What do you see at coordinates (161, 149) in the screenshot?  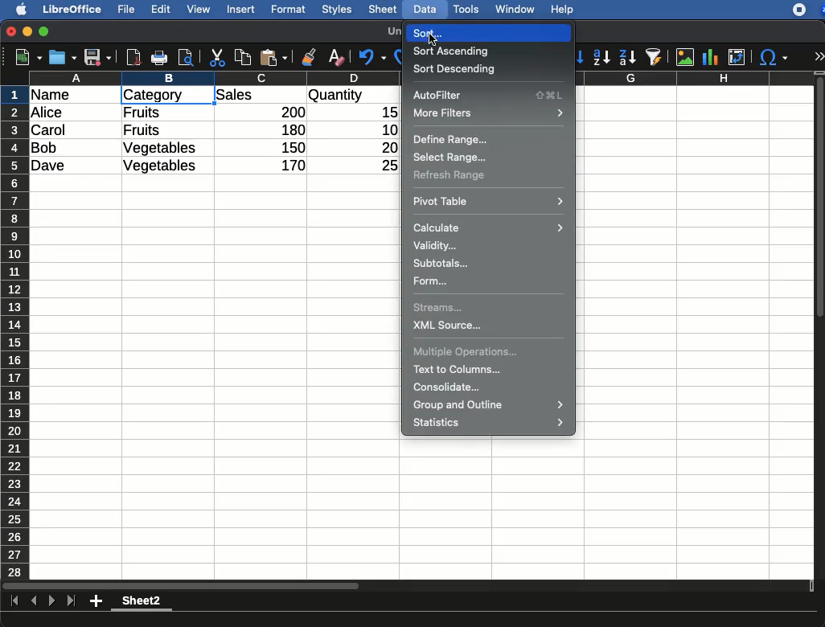 I see `Vegetables` at bounding box center [161, 149].